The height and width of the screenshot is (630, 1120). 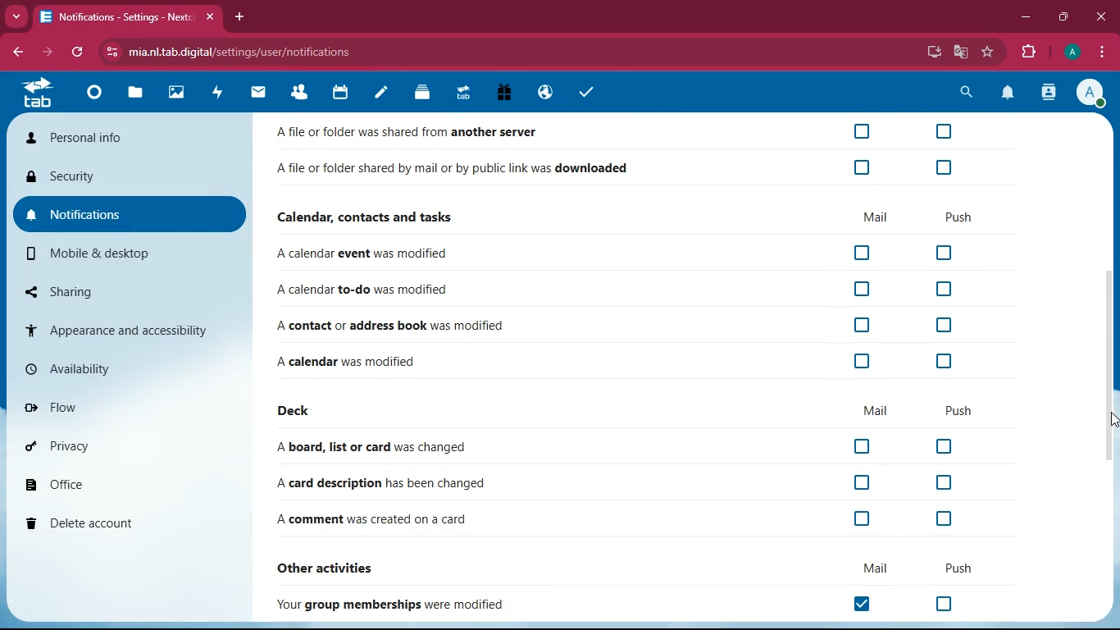 I want to click on google translate, so click(x=961, y=52).